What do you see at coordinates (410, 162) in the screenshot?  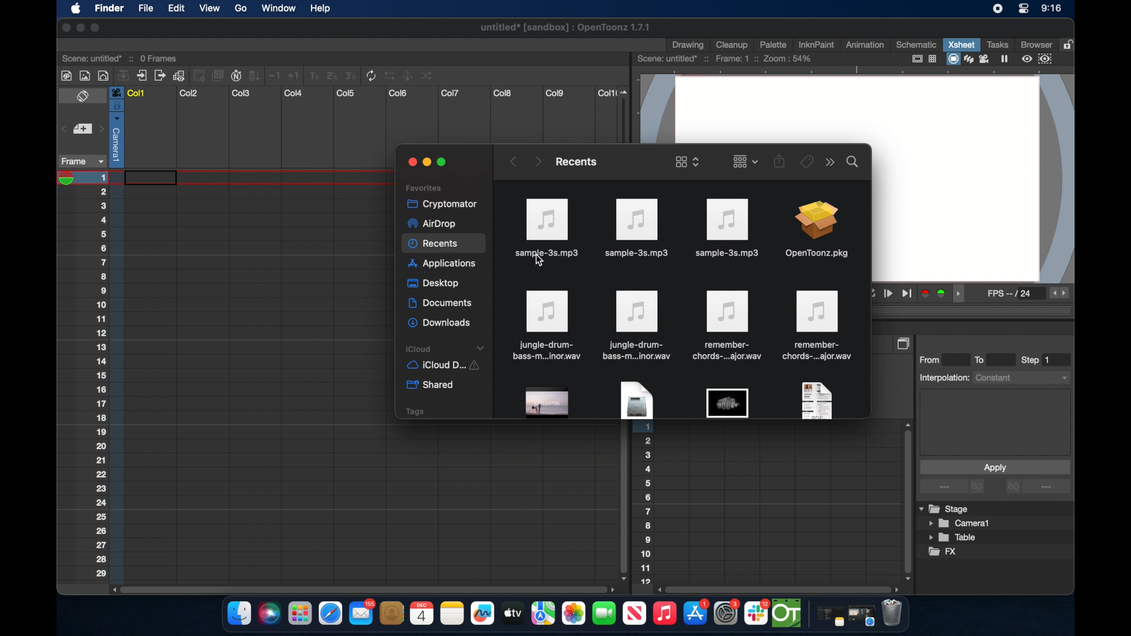 I see `close` at bounding box center [410, 162].